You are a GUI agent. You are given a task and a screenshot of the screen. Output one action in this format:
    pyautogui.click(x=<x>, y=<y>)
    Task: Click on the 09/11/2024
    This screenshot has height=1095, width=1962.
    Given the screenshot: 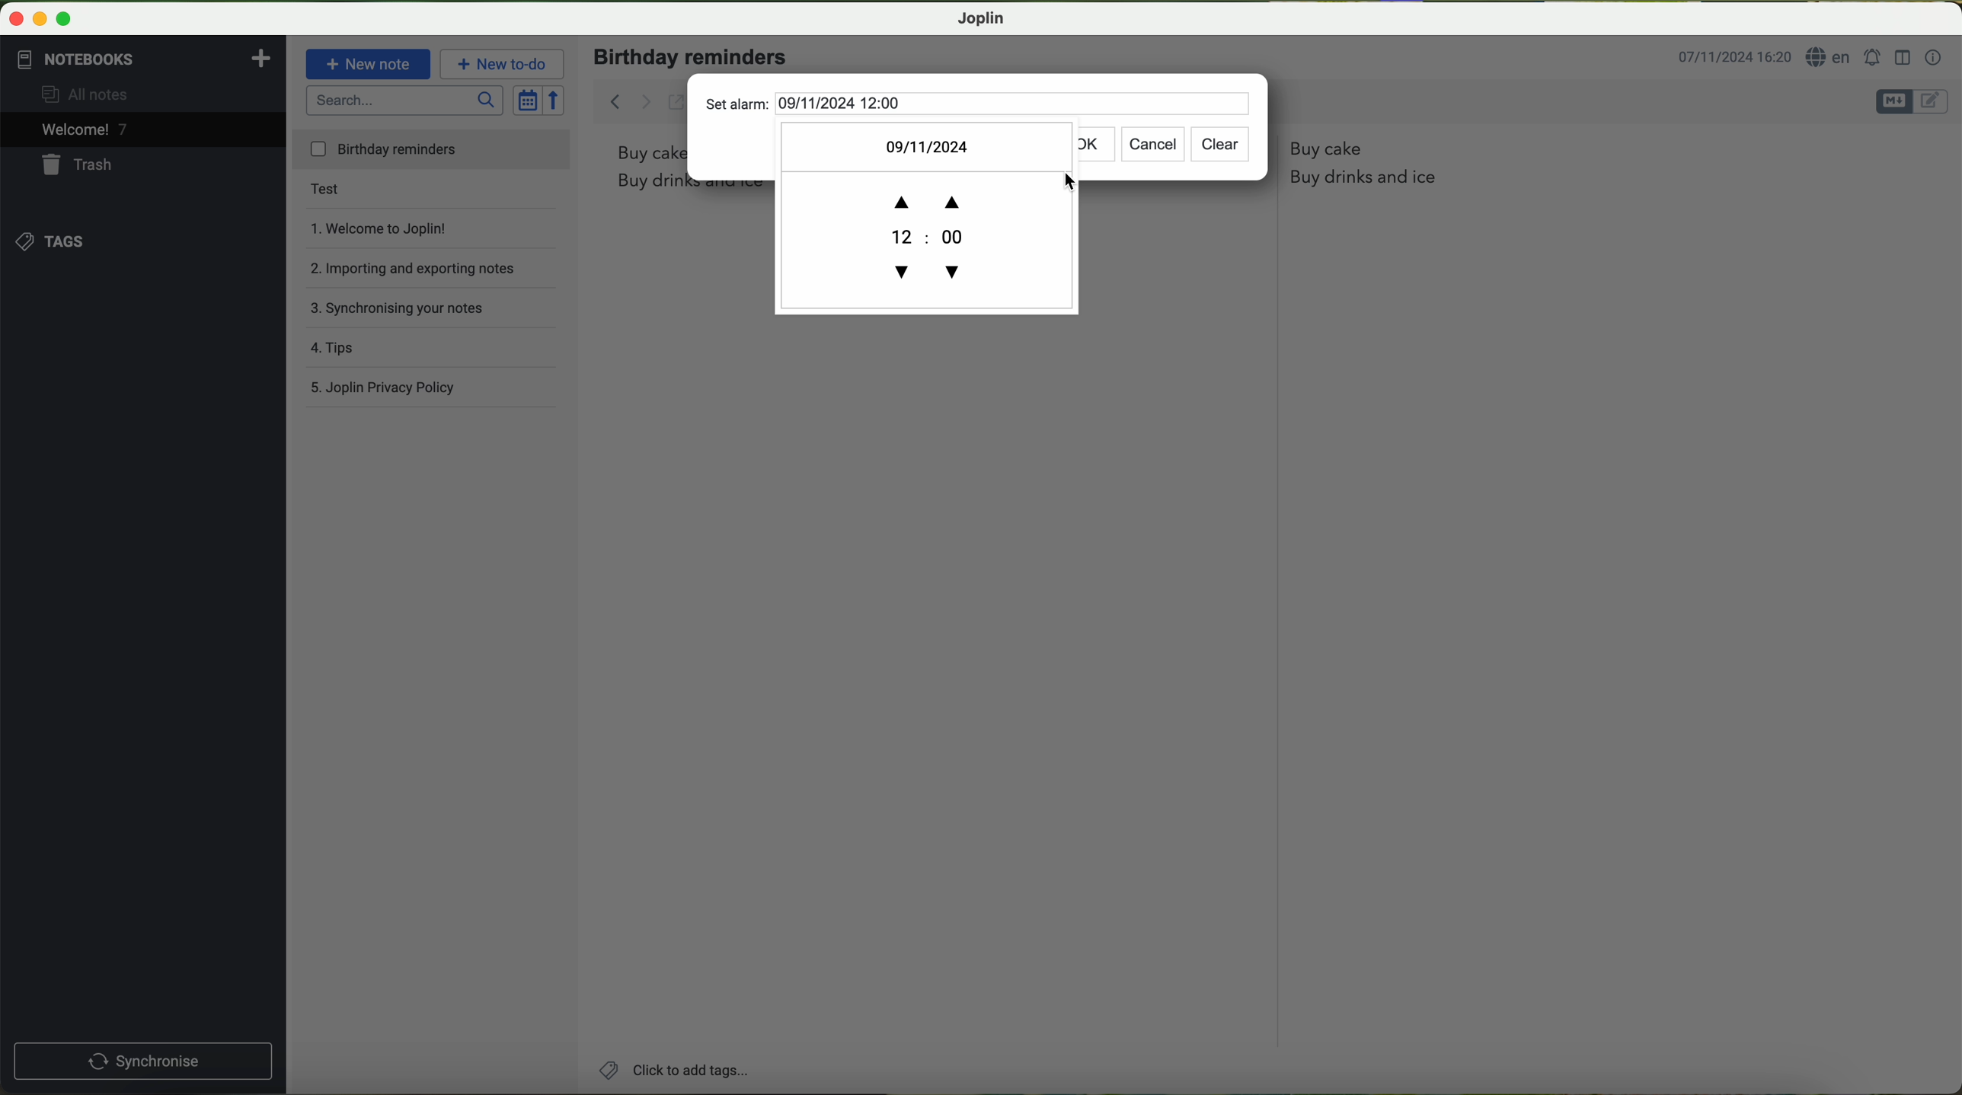 What is the action you would take?
    pyautogui.click(x=939, y=142)
    